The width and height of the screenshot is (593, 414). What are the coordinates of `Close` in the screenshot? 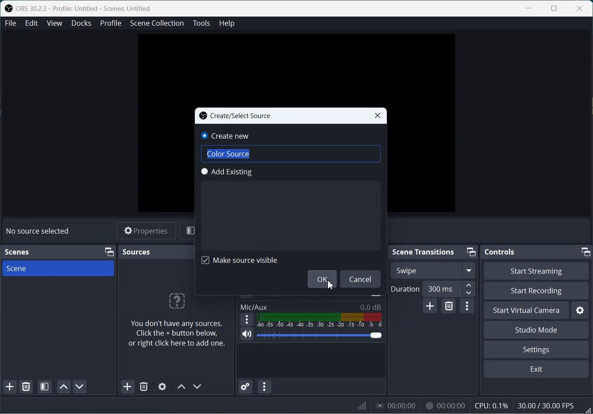 It's located at (378, 116).